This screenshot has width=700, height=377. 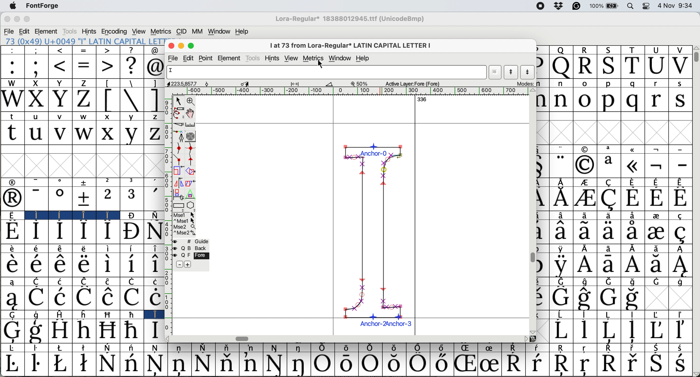 What do you see at coordinates (61, 215) in the screenshot?
I see `Symbol` at bounding box center [61, 215].